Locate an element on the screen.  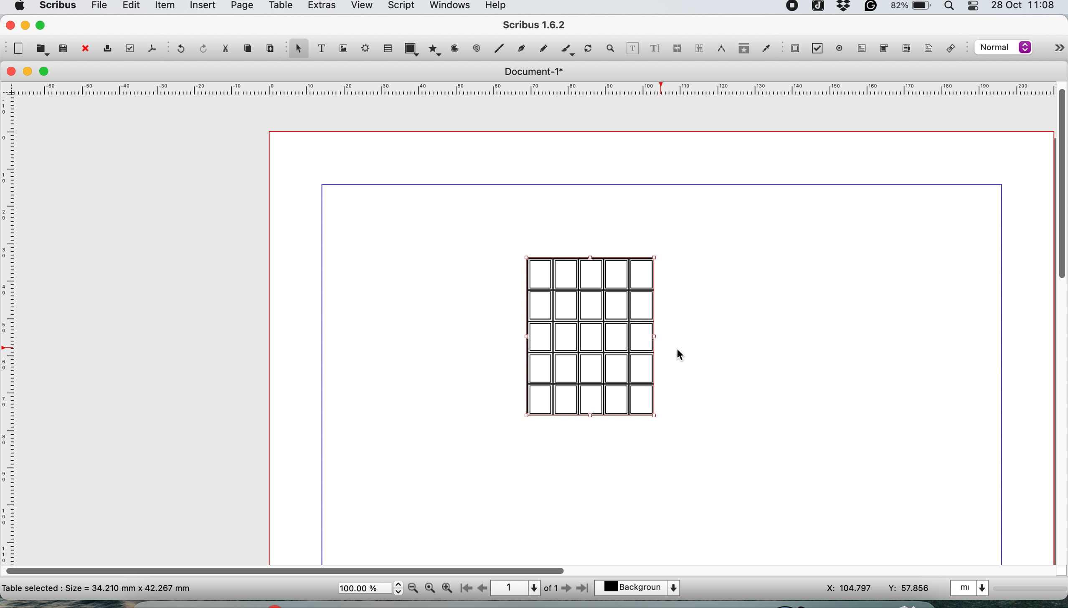
bezier curve is located at coordinates (520, 50).